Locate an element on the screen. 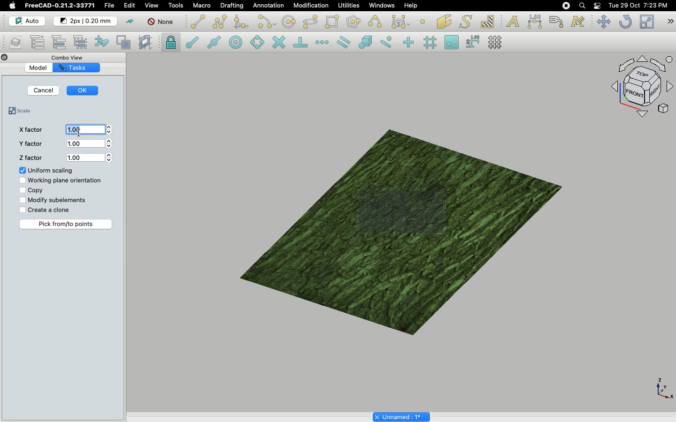 This screenshot has height=422, width=676. Recording is located at coordinates (566, 5).